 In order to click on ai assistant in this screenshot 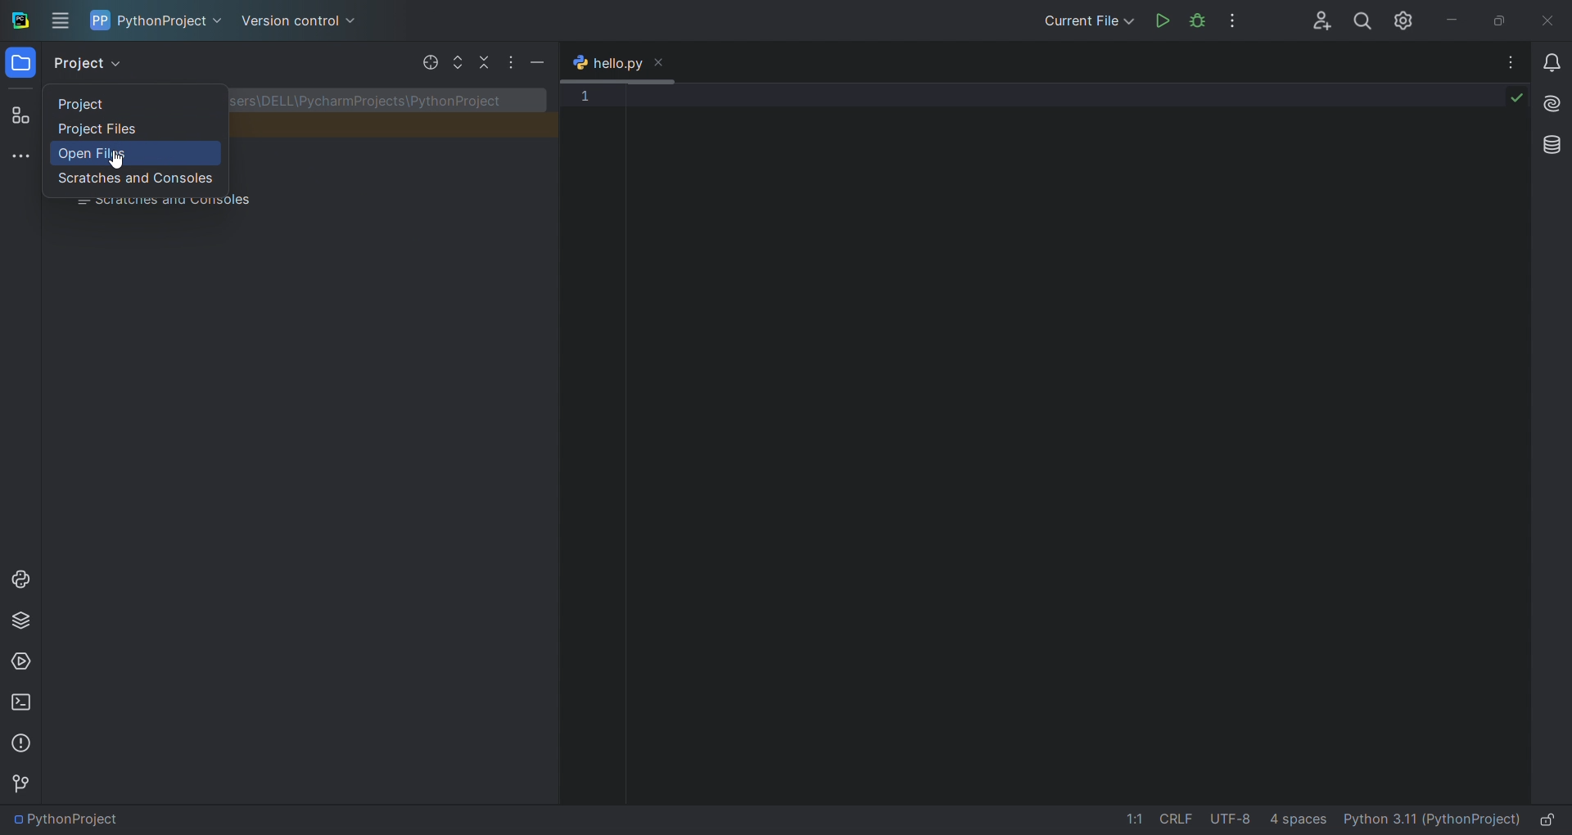, I will do `click(1552, 102)`.